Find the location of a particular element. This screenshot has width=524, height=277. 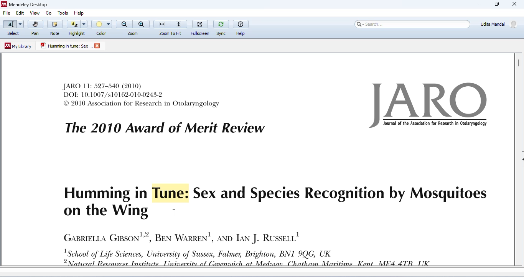

Tune Highlighted text is located at coordinates (167, 193).